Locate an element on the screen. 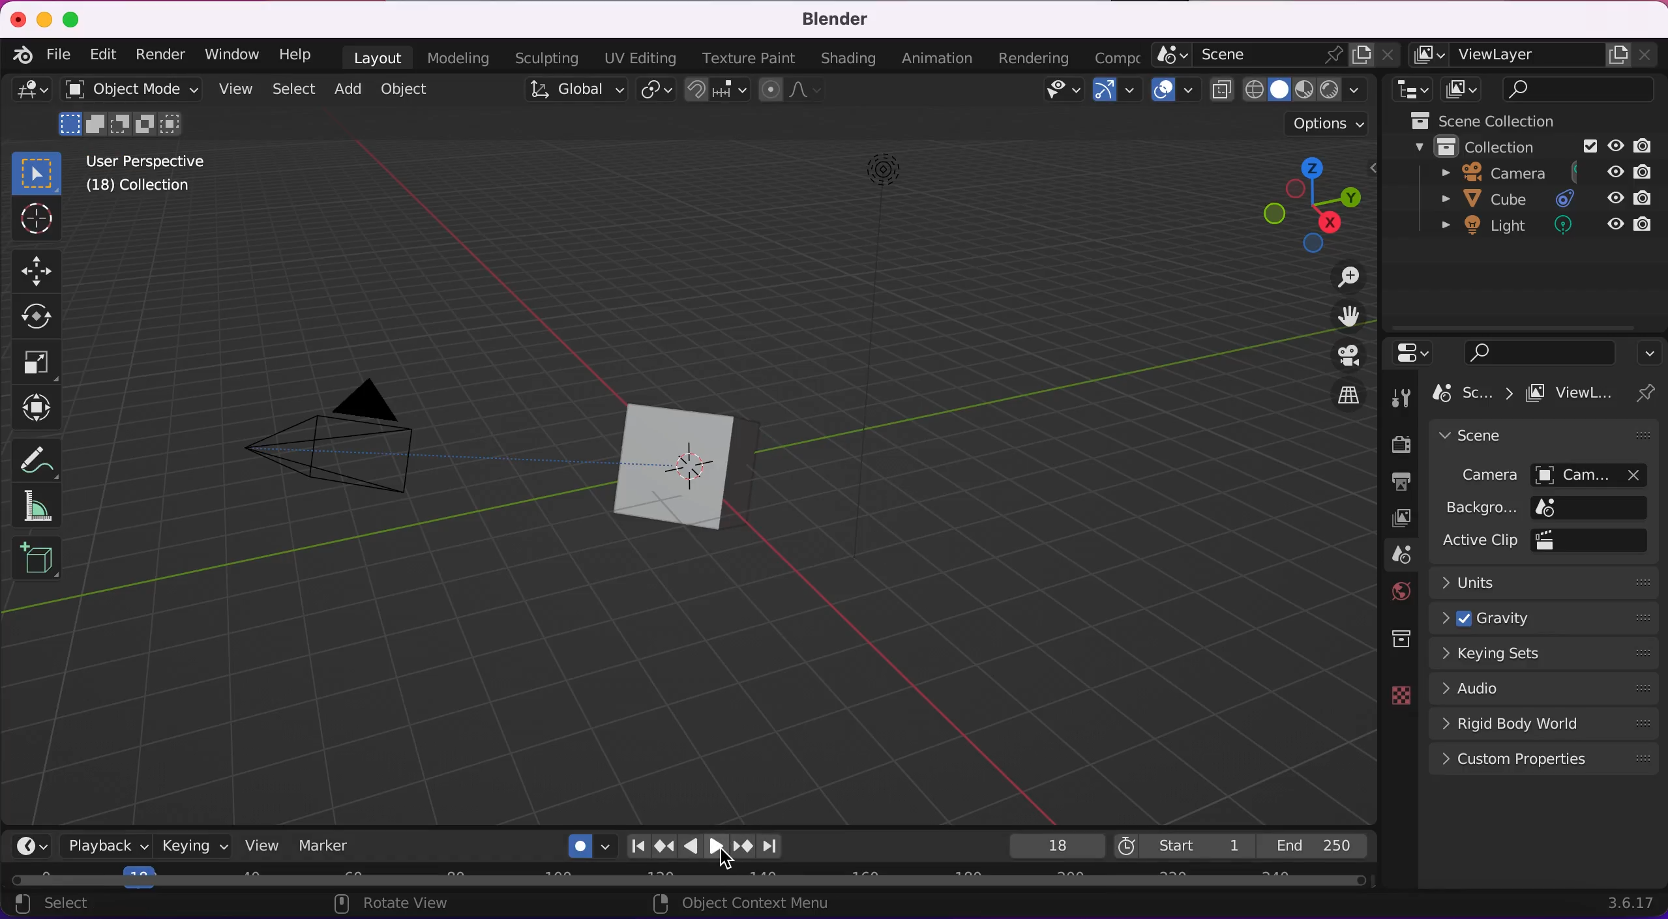  render is located at coordinates (156, 56).